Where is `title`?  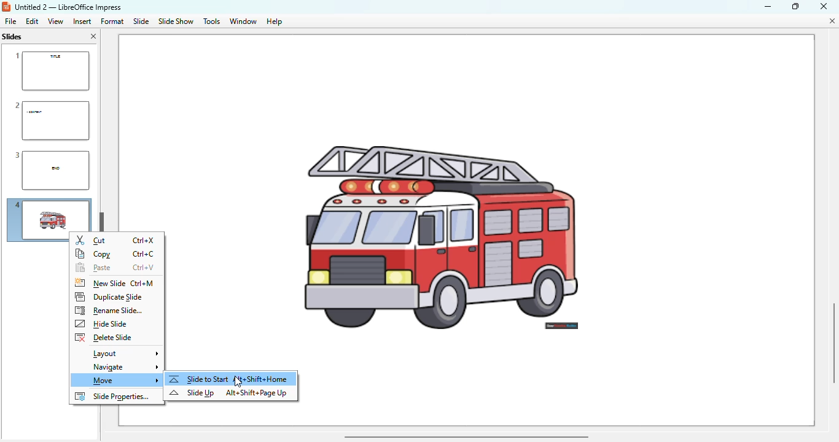
title is located at coordinates (68, 7).